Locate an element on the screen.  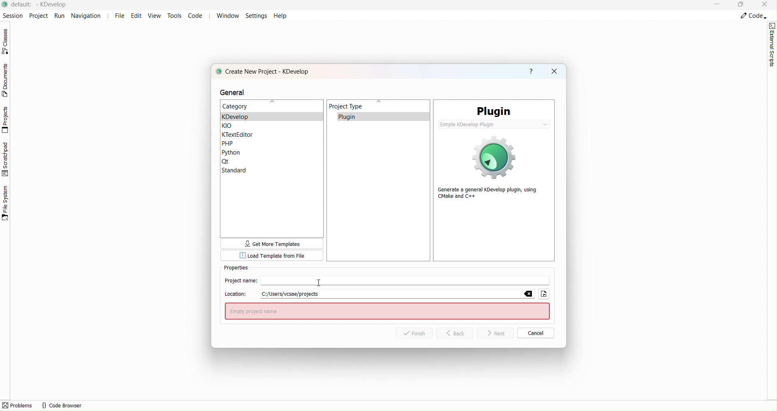
PHP is located at coordinates (233, 143).